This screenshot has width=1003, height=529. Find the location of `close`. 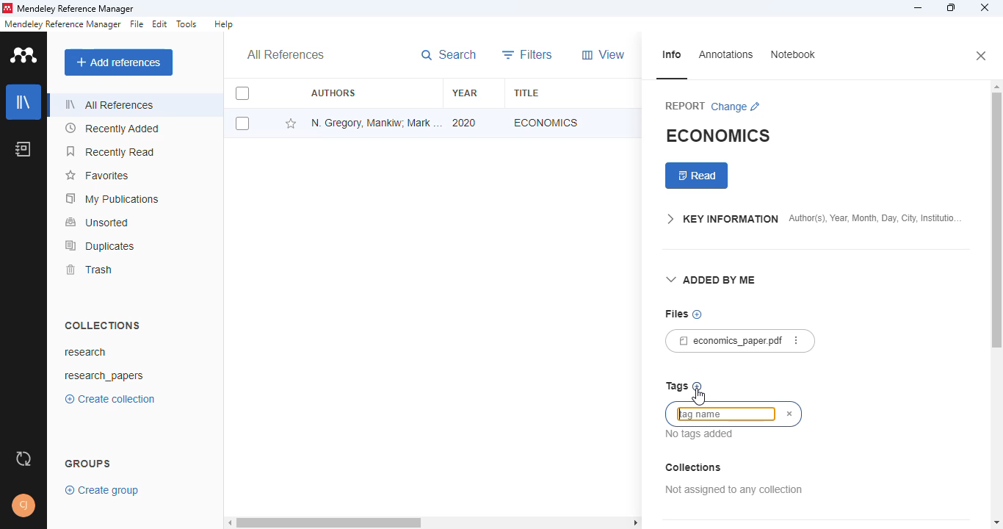

close is located at coordinates (985, 7).